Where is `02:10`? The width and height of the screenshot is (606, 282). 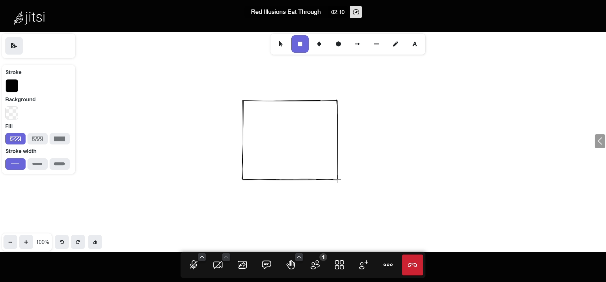
02:10 is located at coordinates (337, 11).